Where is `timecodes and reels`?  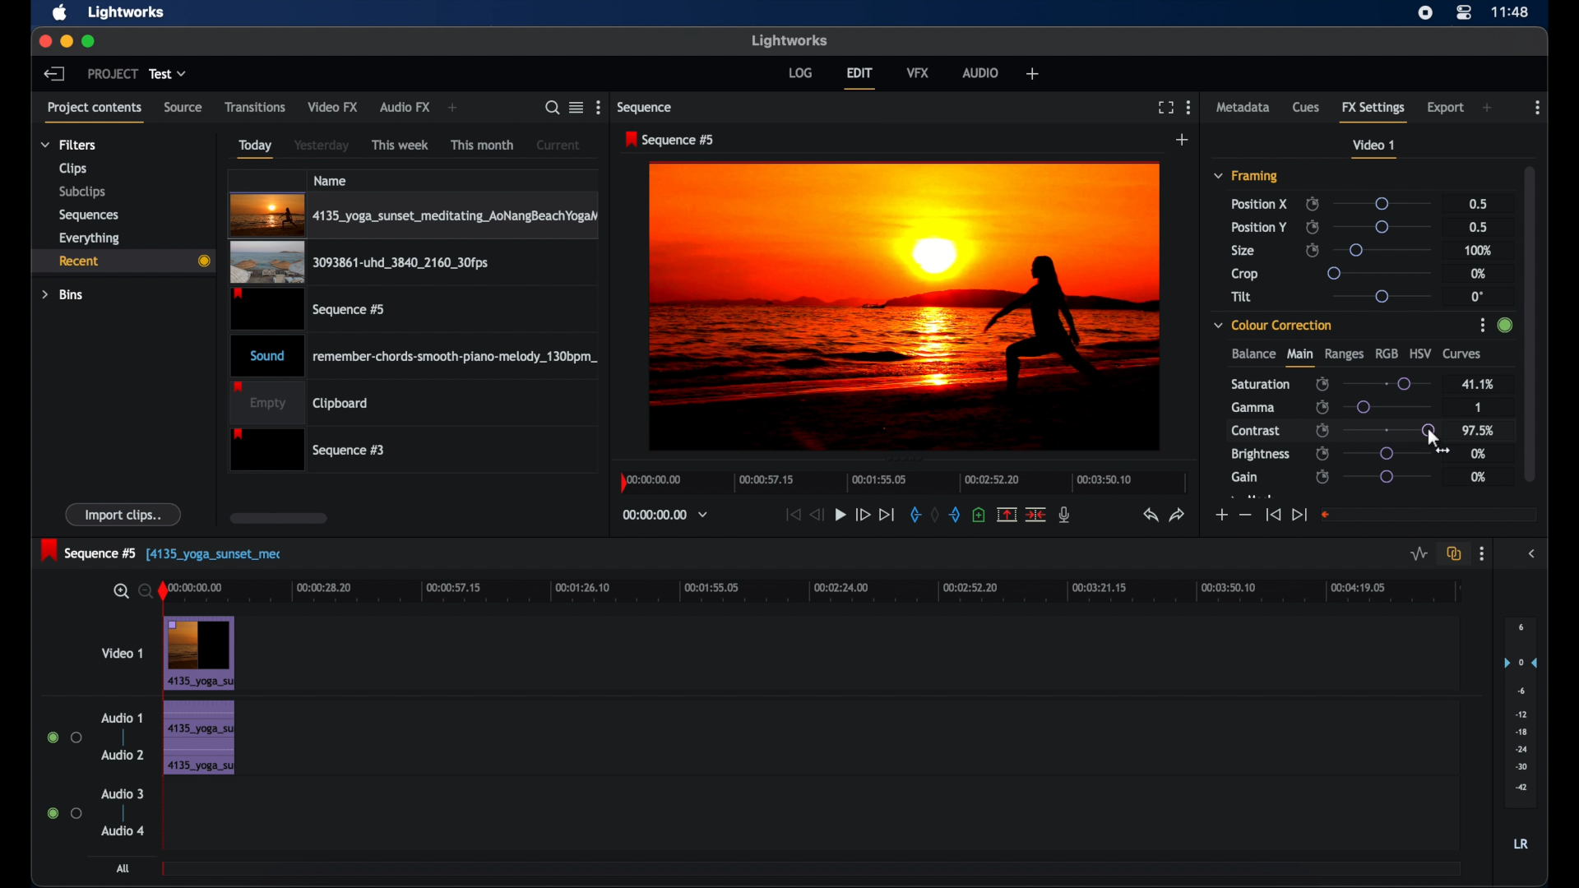 timecodes and reels is located at coordinates (665, 516).